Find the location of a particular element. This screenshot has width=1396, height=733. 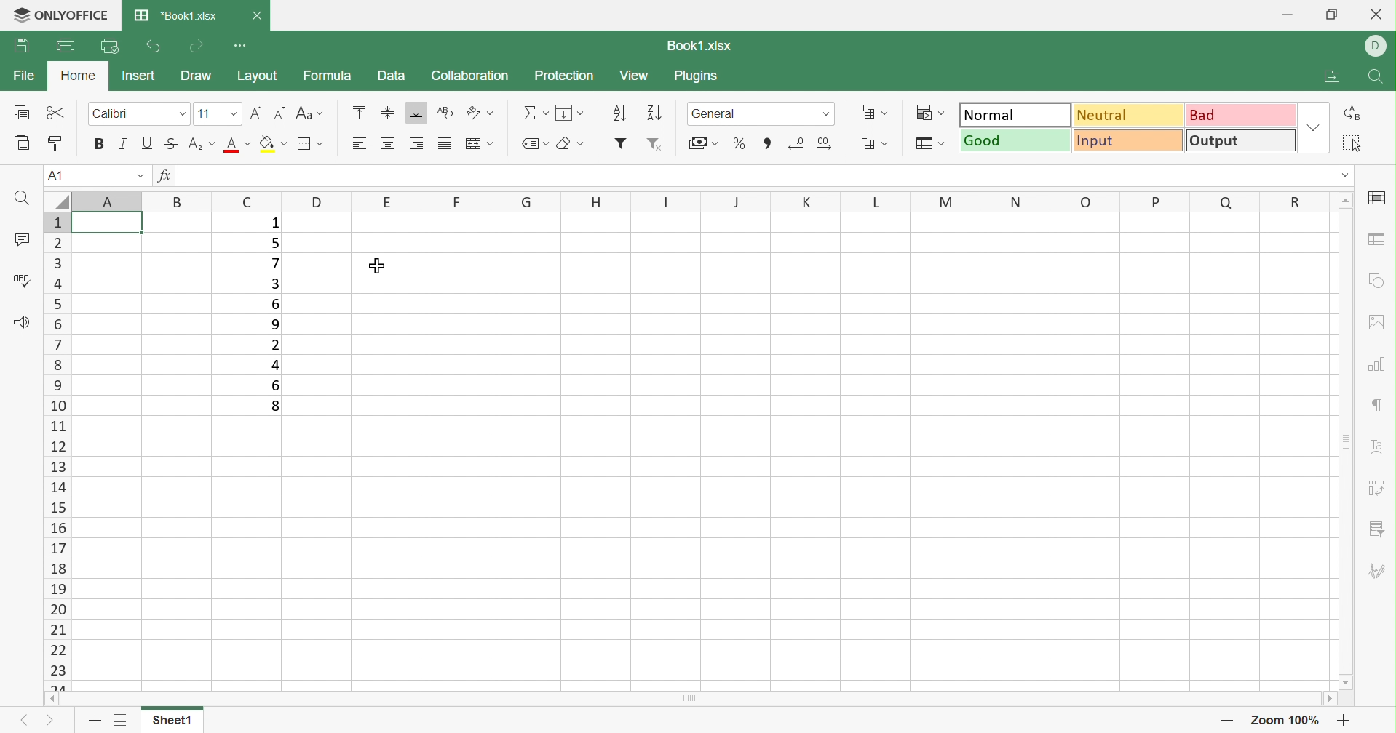

Filter is located at coordinates (618, 143).